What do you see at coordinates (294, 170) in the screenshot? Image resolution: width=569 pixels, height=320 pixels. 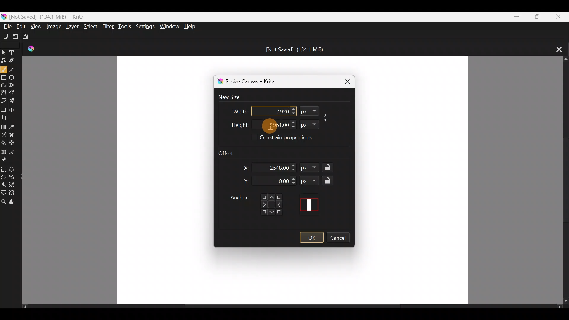 I see `Decrease X dimension` at bounding box center [294, 170].